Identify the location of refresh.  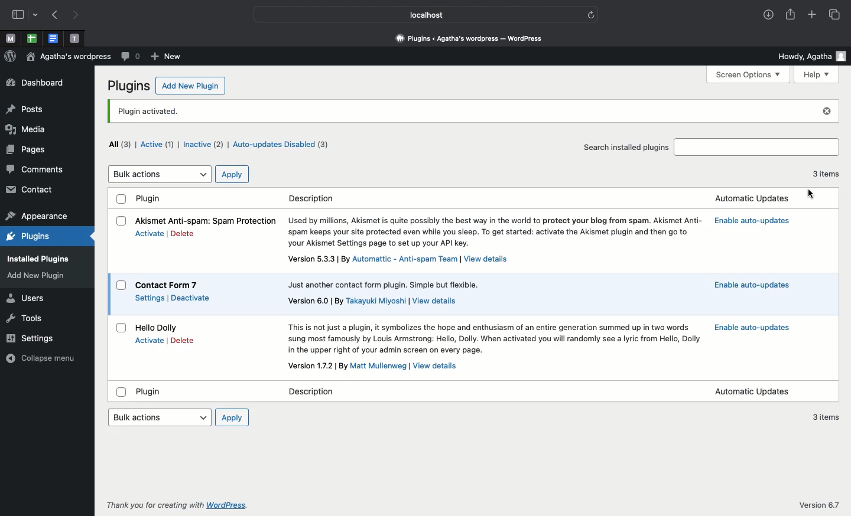
(591, 14).